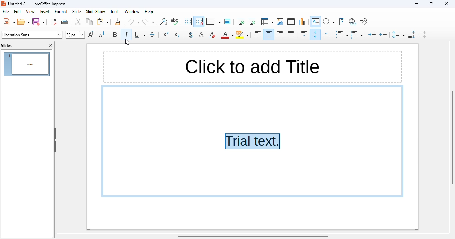  Describe the element at coordinates (126, 34) in the screenshot. I see `italic` at that location.